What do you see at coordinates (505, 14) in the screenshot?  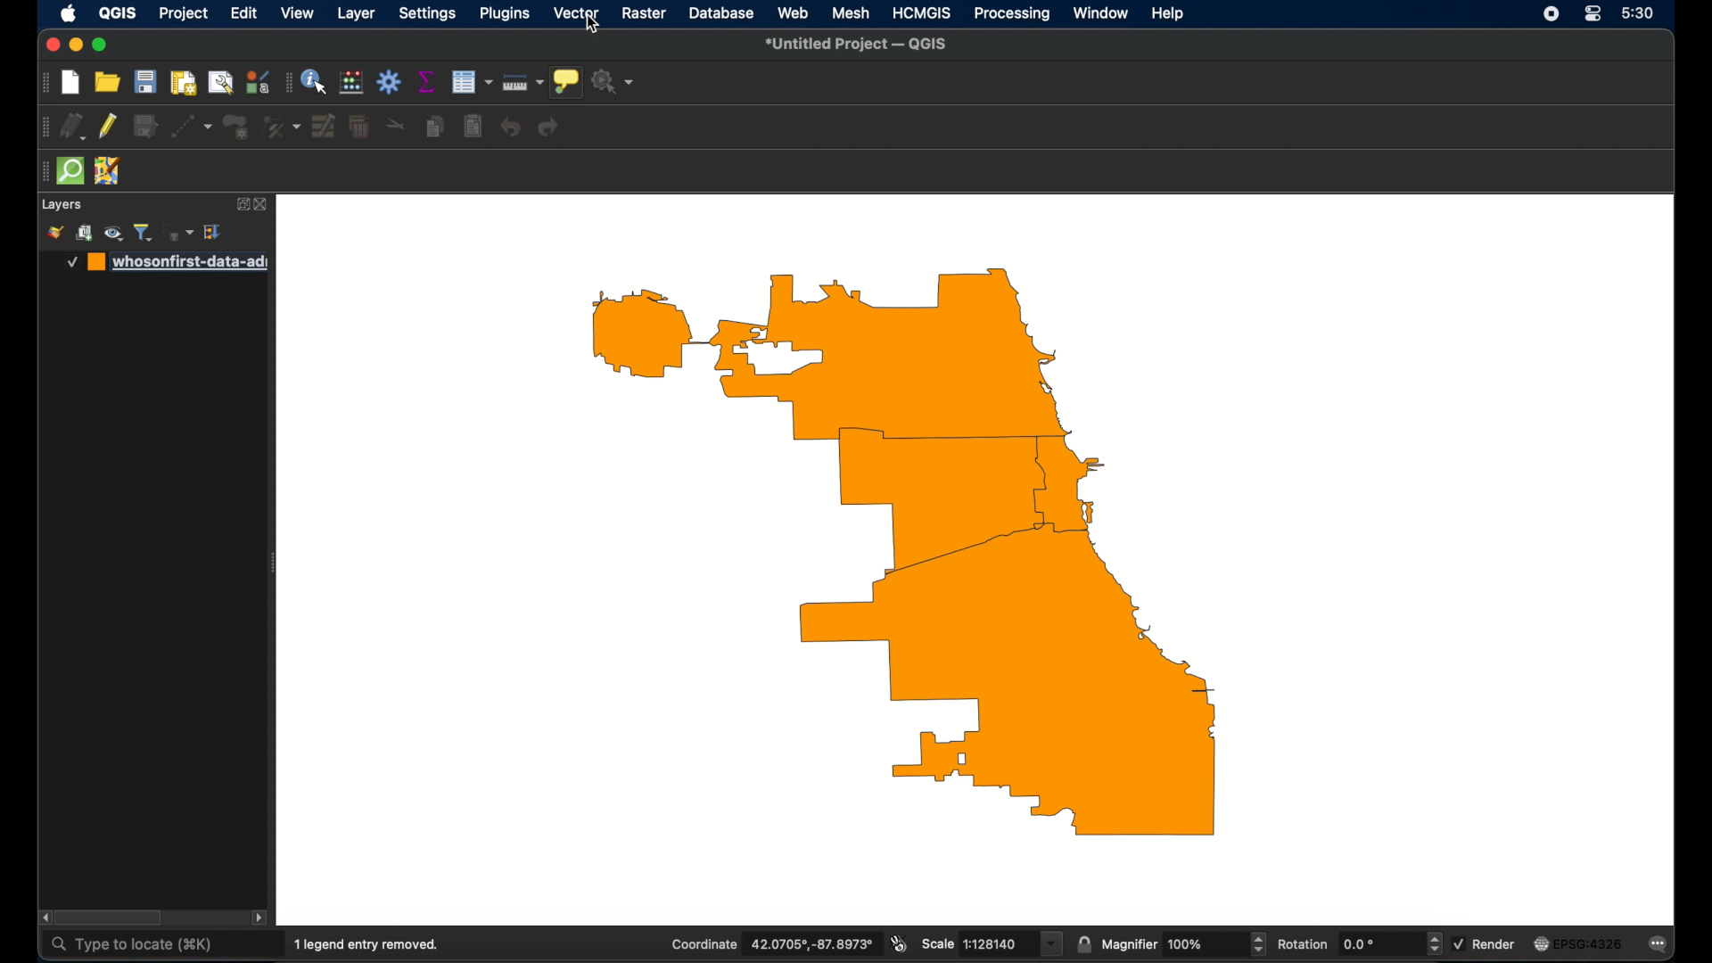 I see `plugins` at bounding box center [505, 14].